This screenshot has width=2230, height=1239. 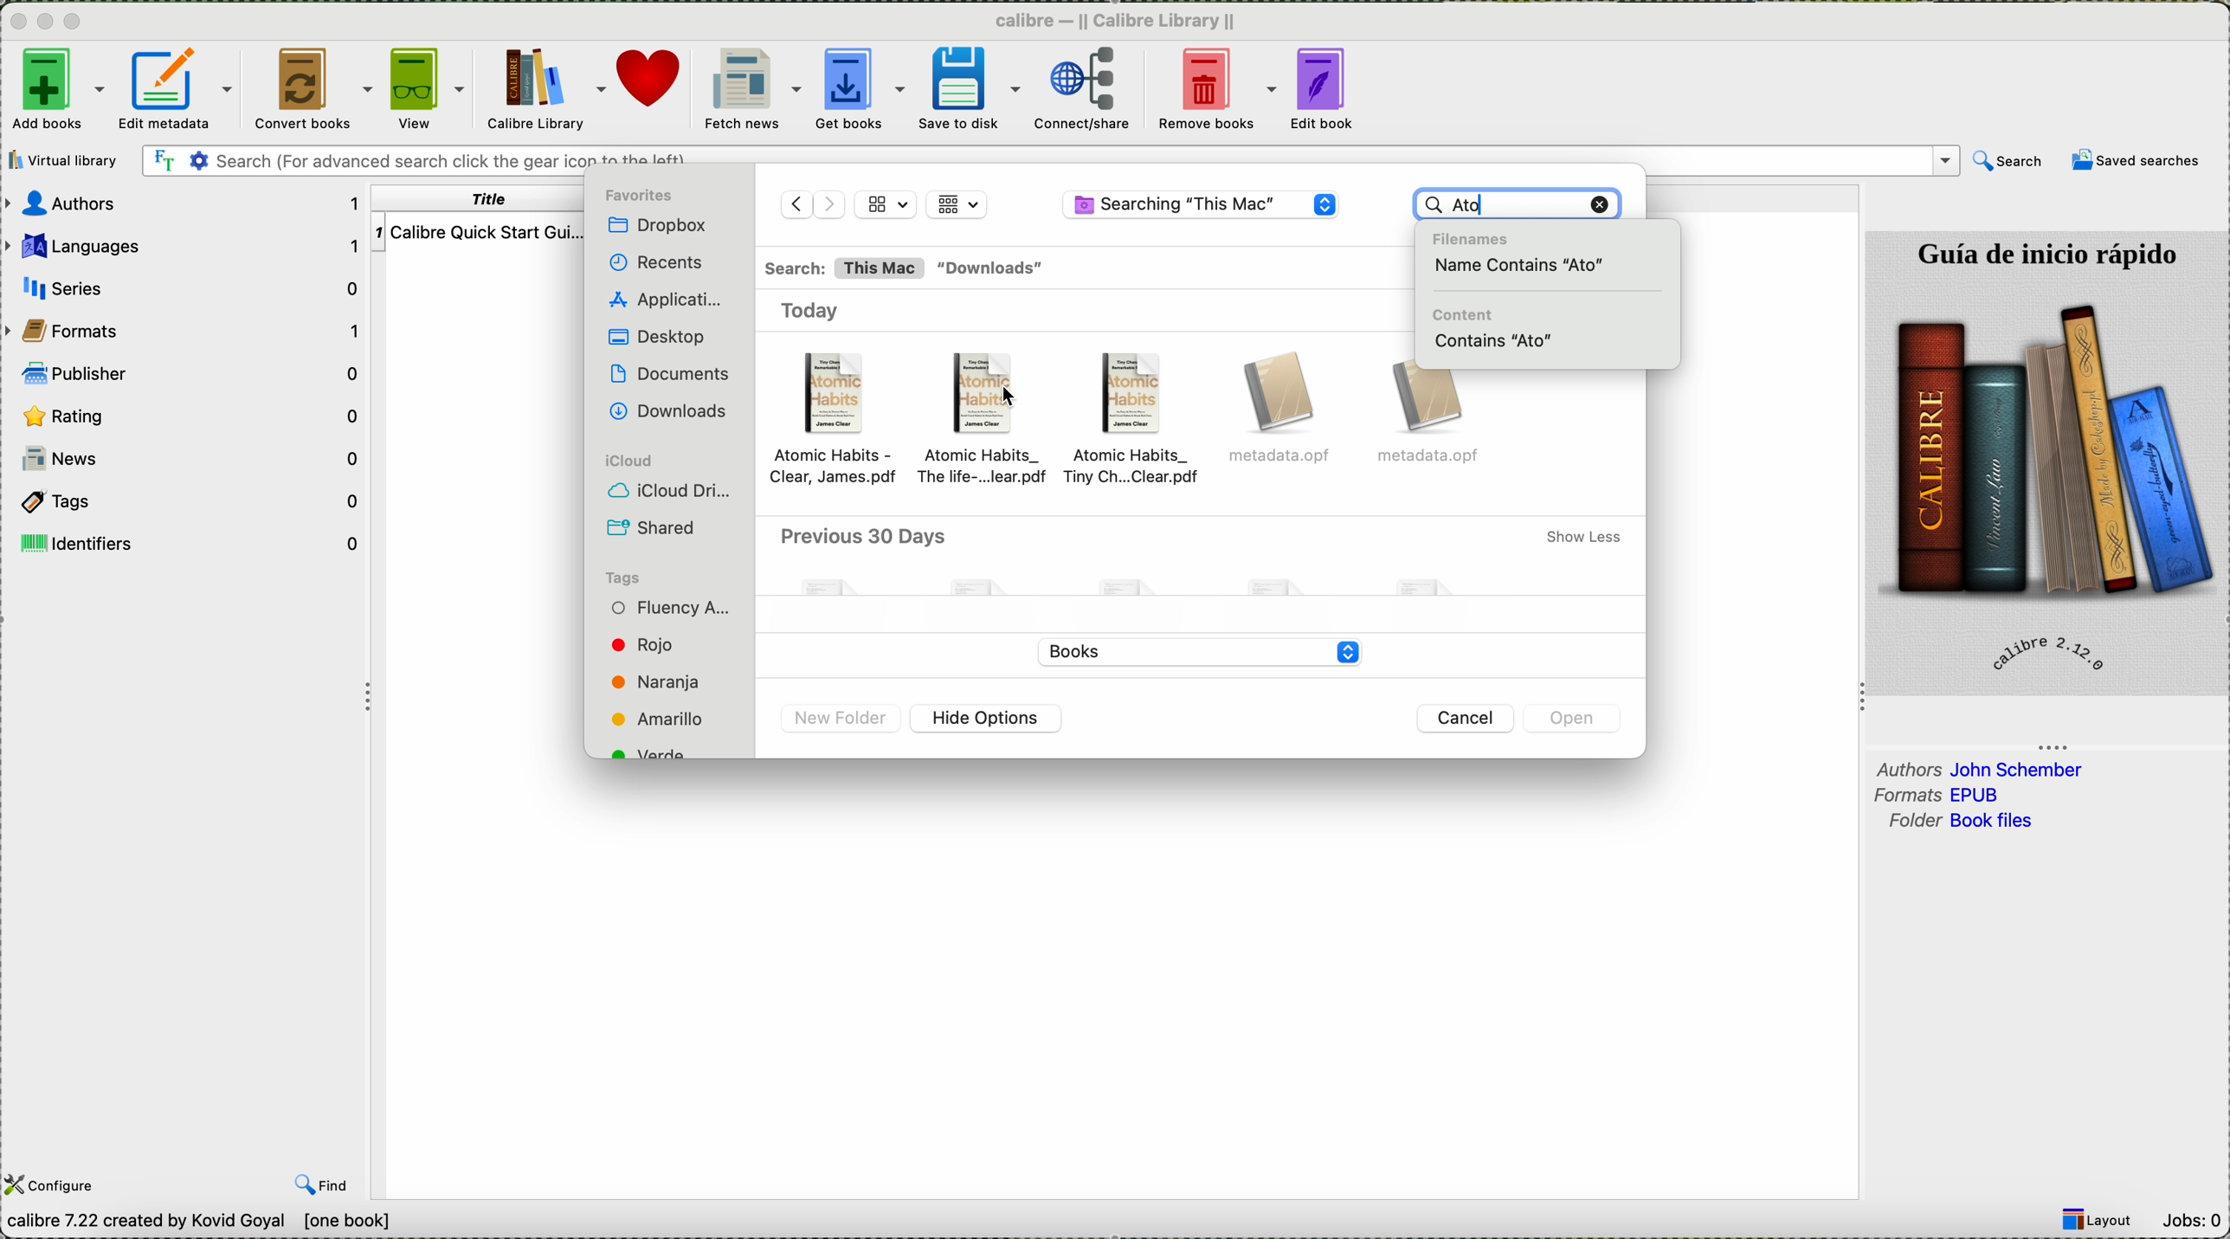 What do you see at coordinates (841, 720) in the screenshot?
I see `new folder` at bounding box center [841, 720].